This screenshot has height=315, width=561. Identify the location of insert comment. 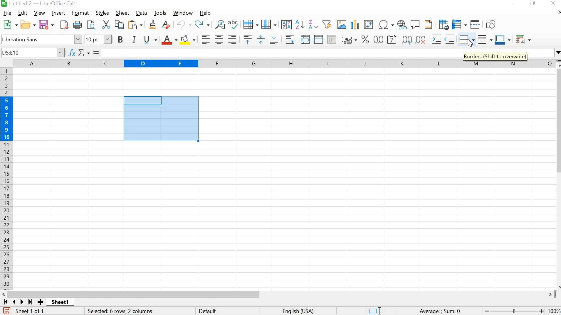
(416, 24).